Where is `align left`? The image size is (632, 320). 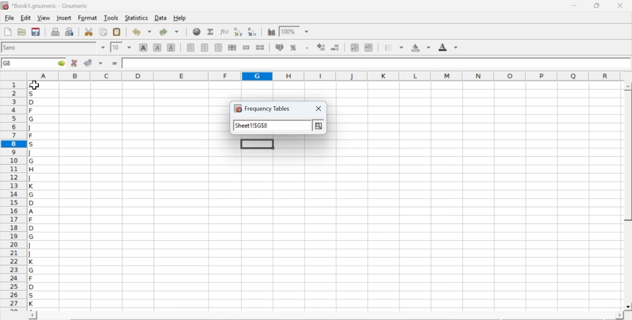 align left is located at coordinates (191, 46).